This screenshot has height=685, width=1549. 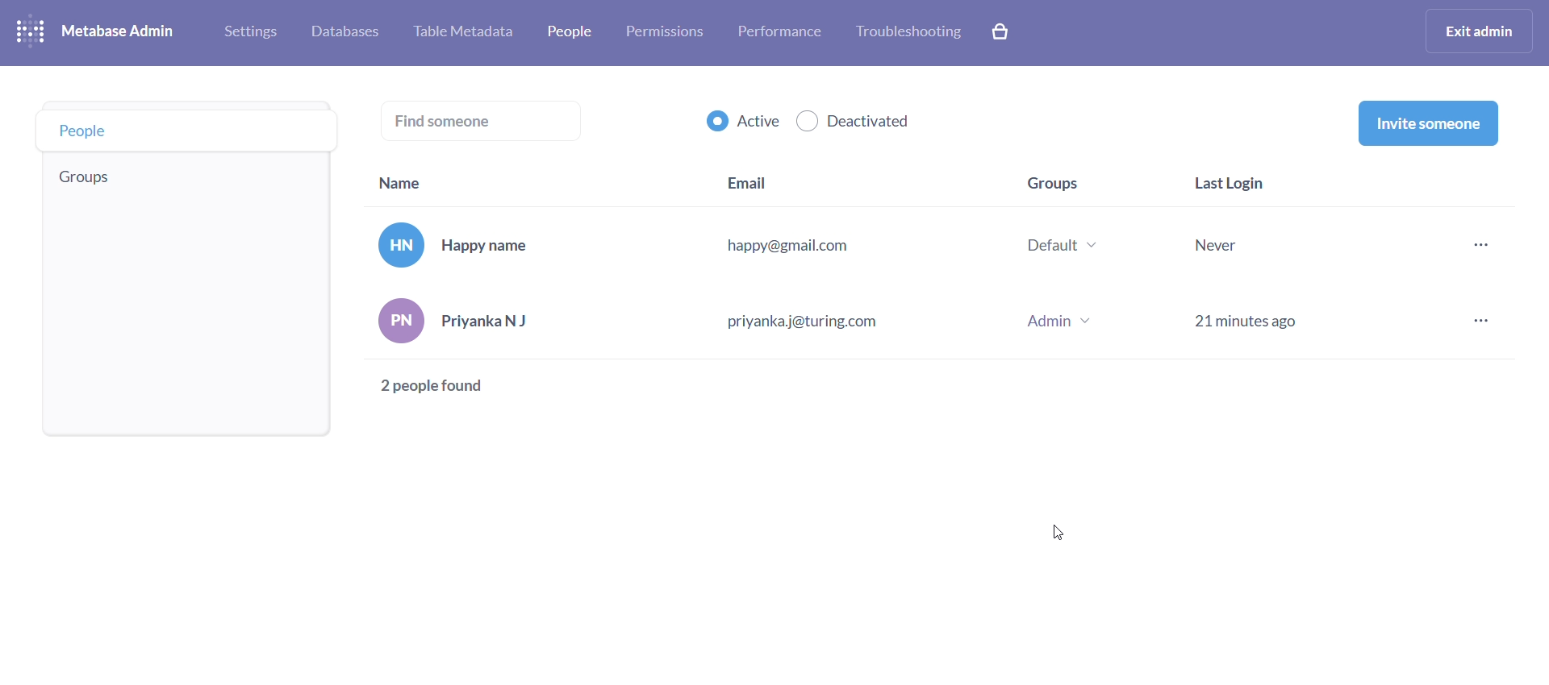 I want to click on troubleshooting, so click(x=907, y=32).